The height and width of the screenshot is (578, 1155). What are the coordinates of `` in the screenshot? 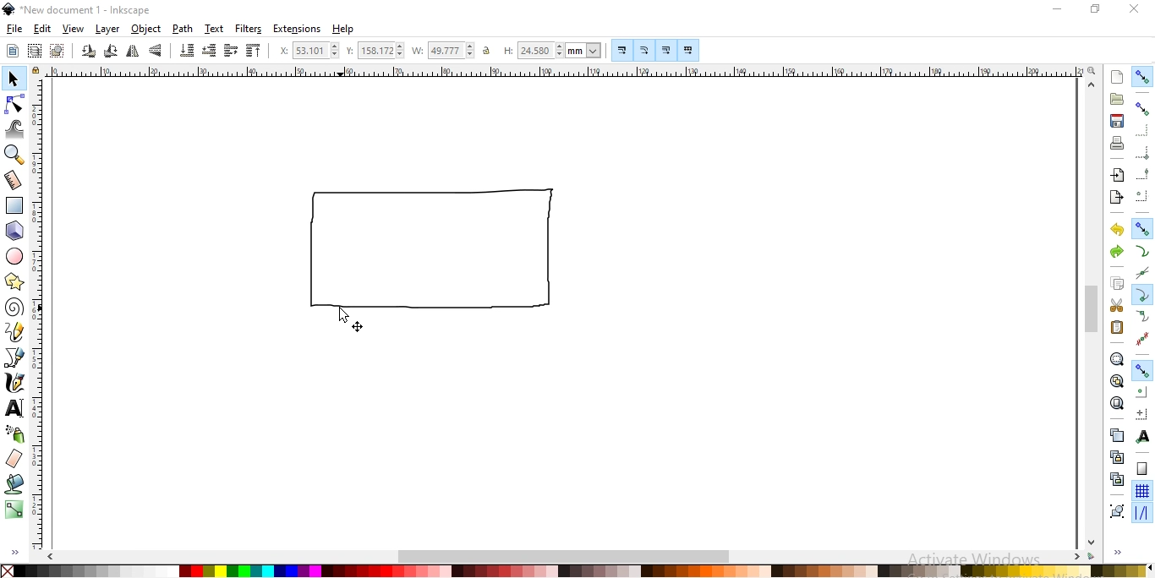 It's located at (623, 52).